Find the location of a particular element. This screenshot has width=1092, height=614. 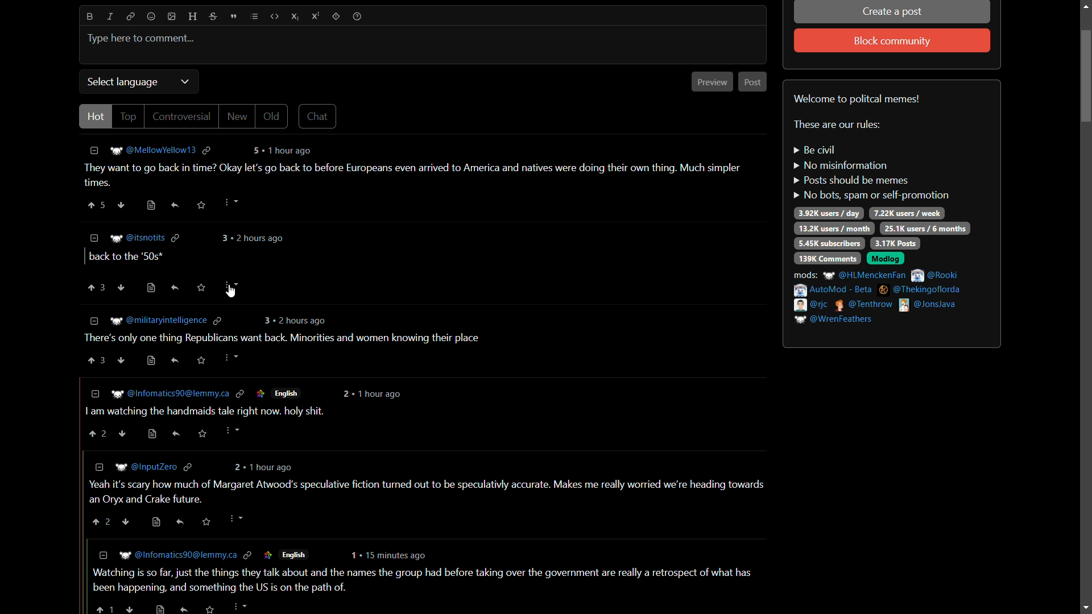

dropdown is located at coordinates (185, 82).